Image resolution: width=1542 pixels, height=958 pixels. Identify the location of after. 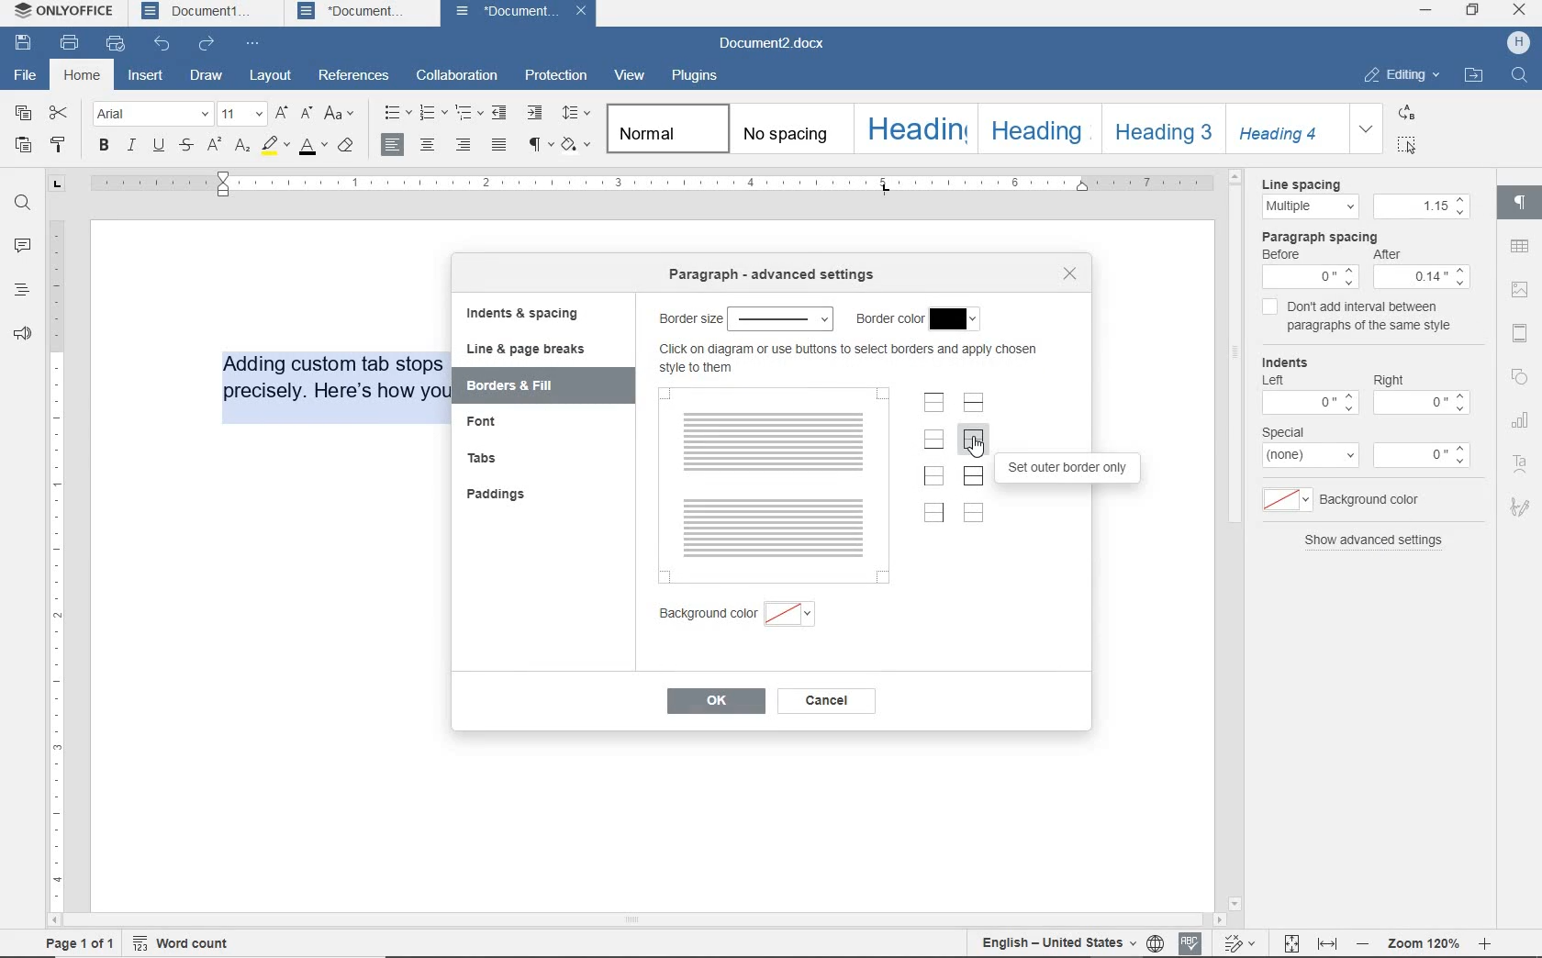
(1398, 252).